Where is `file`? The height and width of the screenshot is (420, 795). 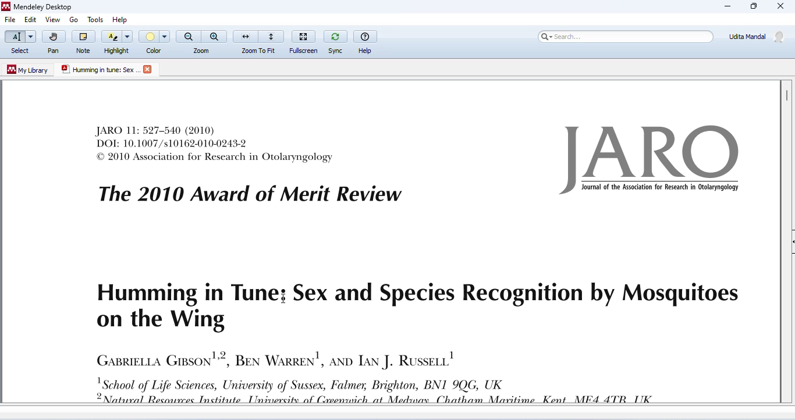 file is located at coordinates (10, 20).